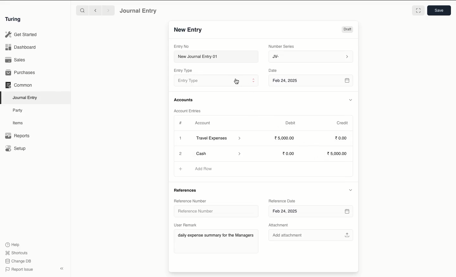 The width and height of the screenshot is (456, 277). I want to click on Debit, so click(290, 123).